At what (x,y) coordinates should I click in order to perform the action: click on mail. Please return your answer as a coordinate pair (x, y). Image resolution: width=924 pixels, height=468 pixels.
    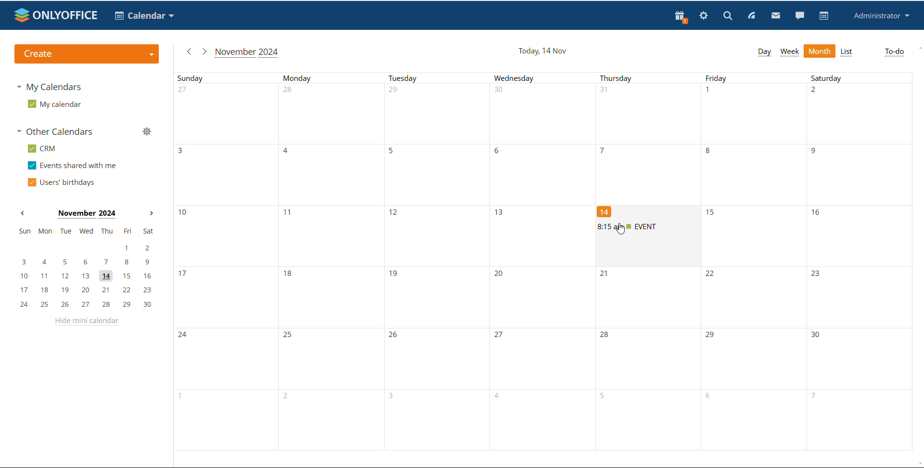
    Looking at the image, I should click on (775, 15).